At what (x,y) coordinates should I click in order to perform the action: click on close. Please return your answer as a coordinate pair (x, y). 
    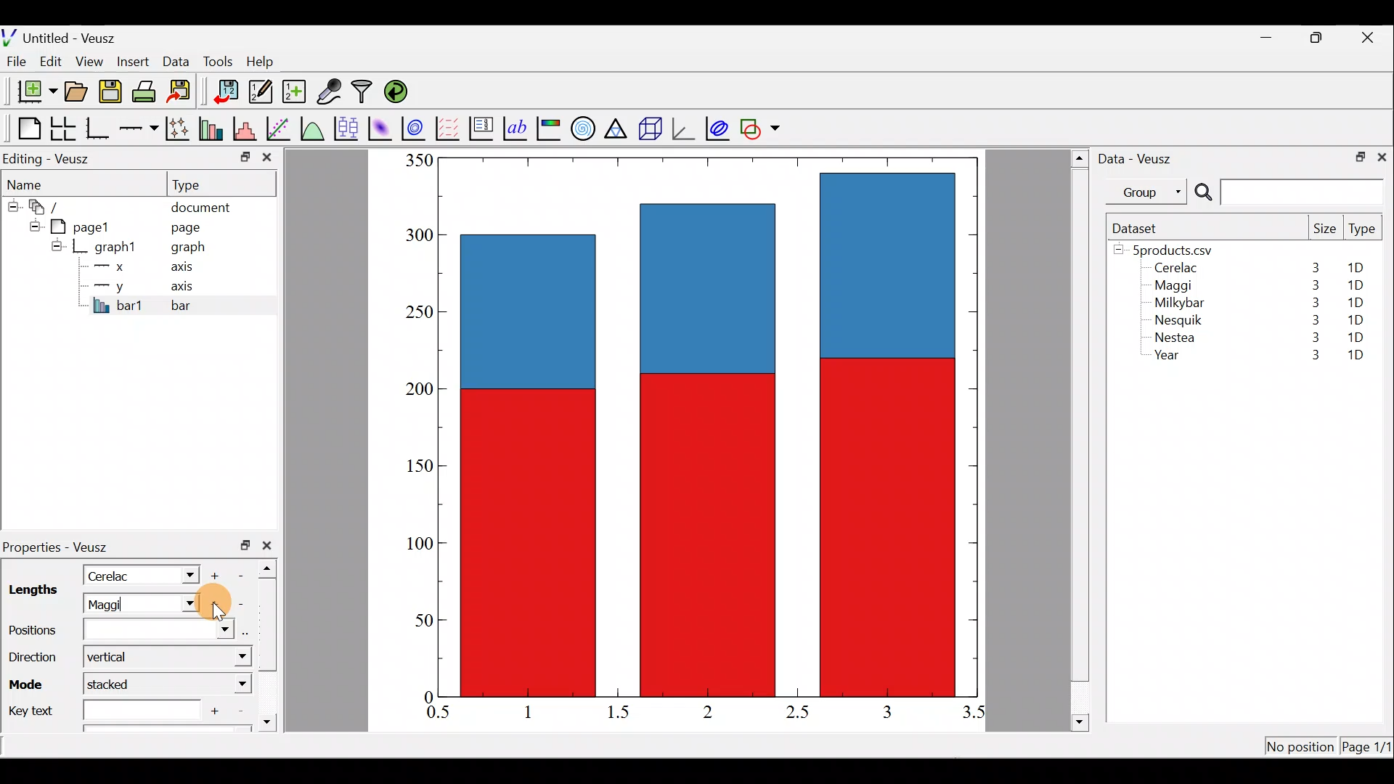
    Looking at the image, I should click on (267, 160).